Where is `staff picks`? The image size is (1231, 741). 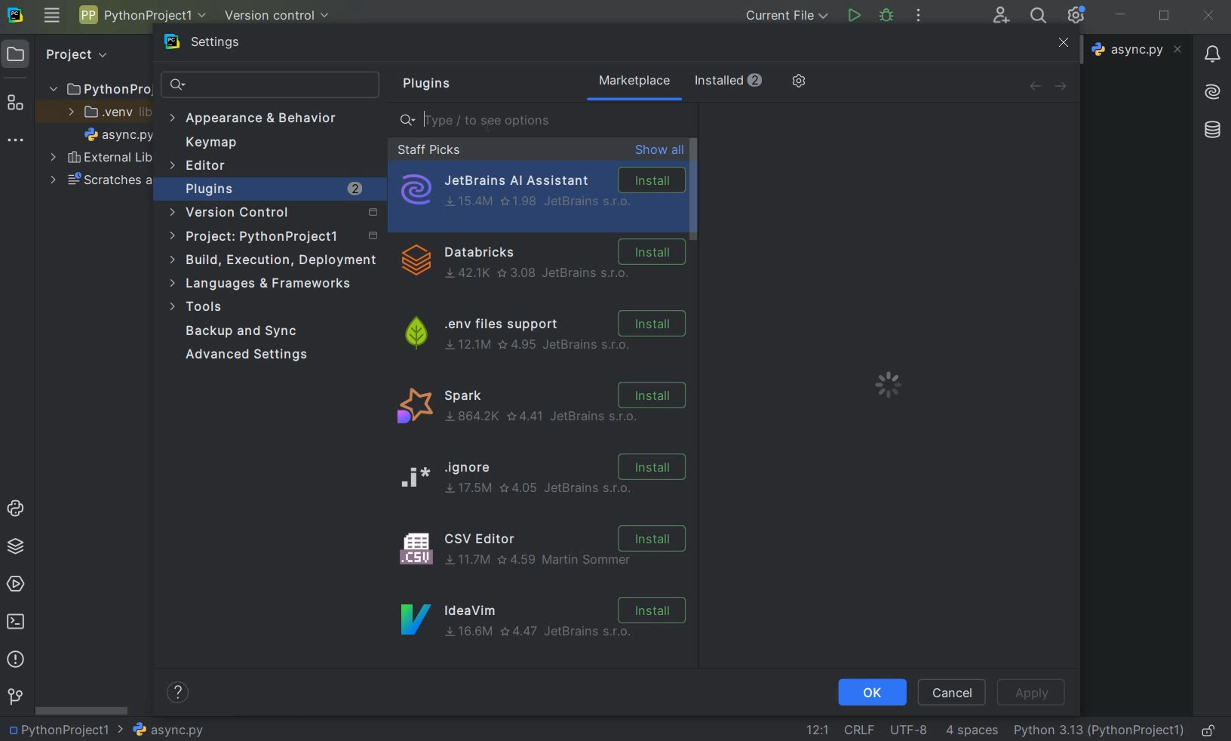 staff picks is located at coordinates (431, 151).